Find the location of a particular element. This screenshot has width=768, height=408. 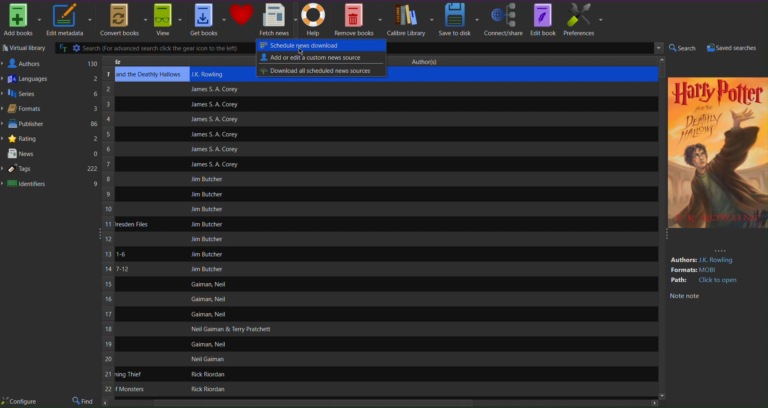

Jim Butcher is located at coordinates (207, 269).